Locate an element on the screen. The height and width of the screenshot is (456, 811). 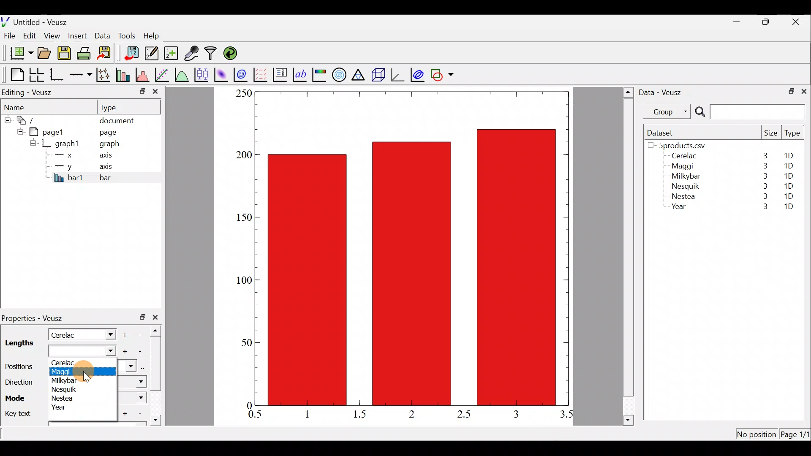
Group is located at coordinates (669, 111).